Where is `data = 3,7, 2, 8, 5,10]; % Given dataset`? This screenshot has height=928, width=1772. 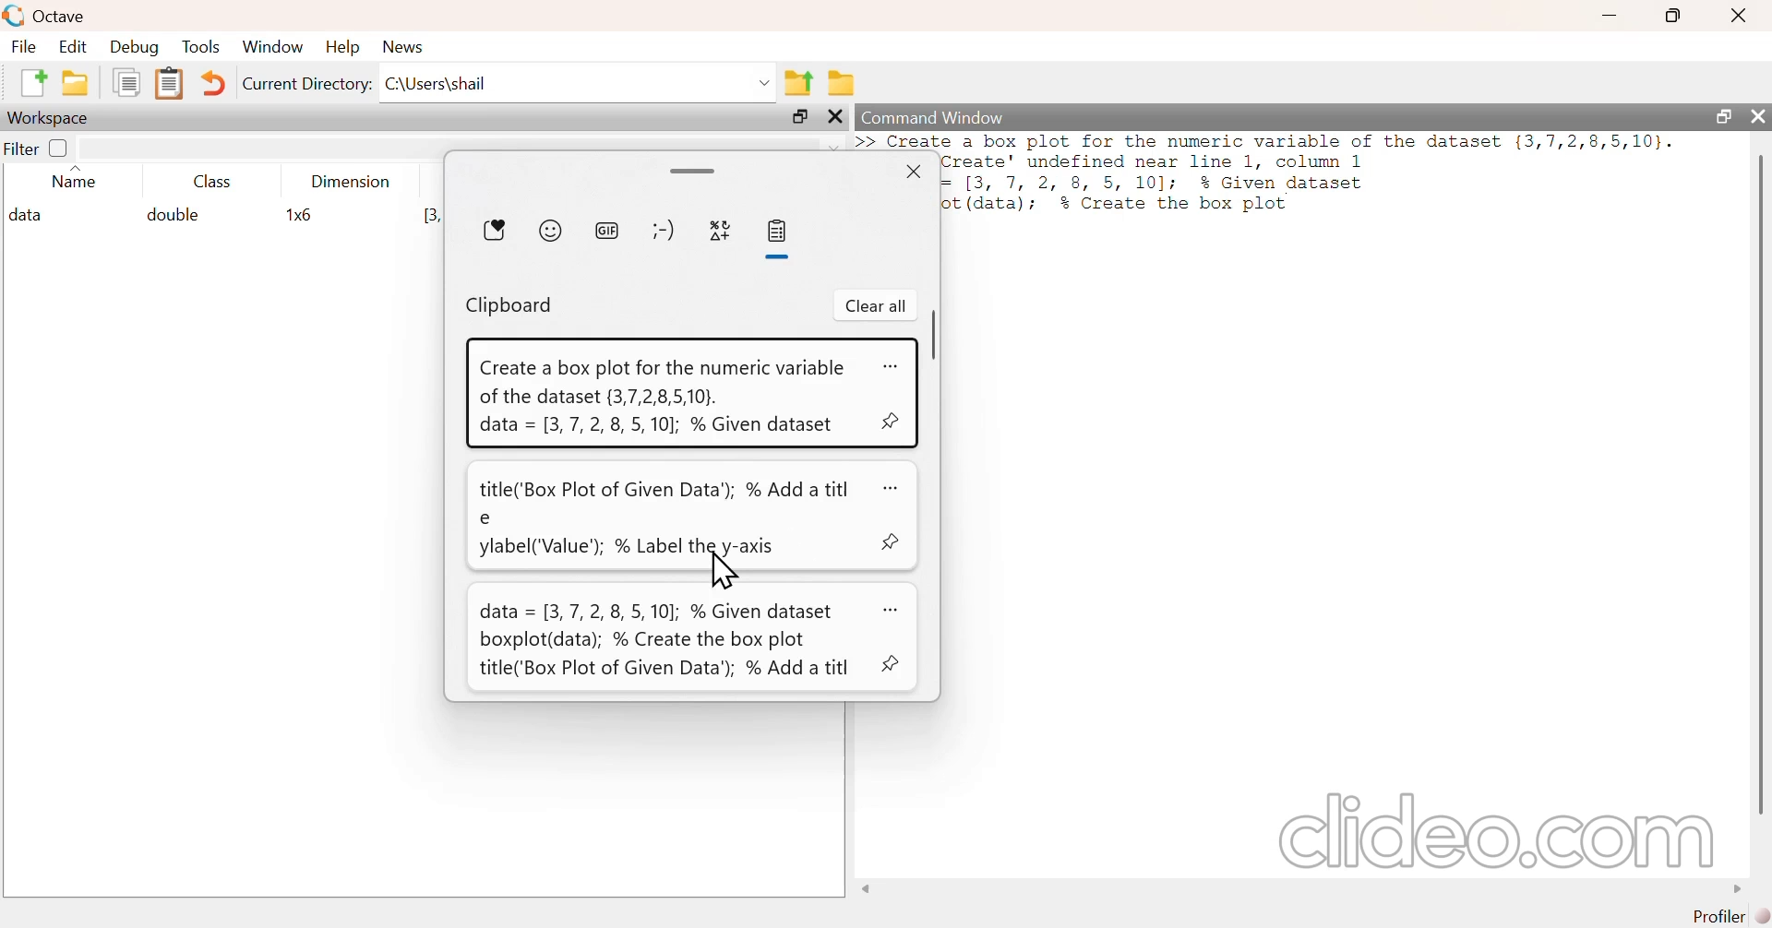
data = 3,7, 2, 8, 5,10]; % Given dataset is located at coordinates (652, 428).